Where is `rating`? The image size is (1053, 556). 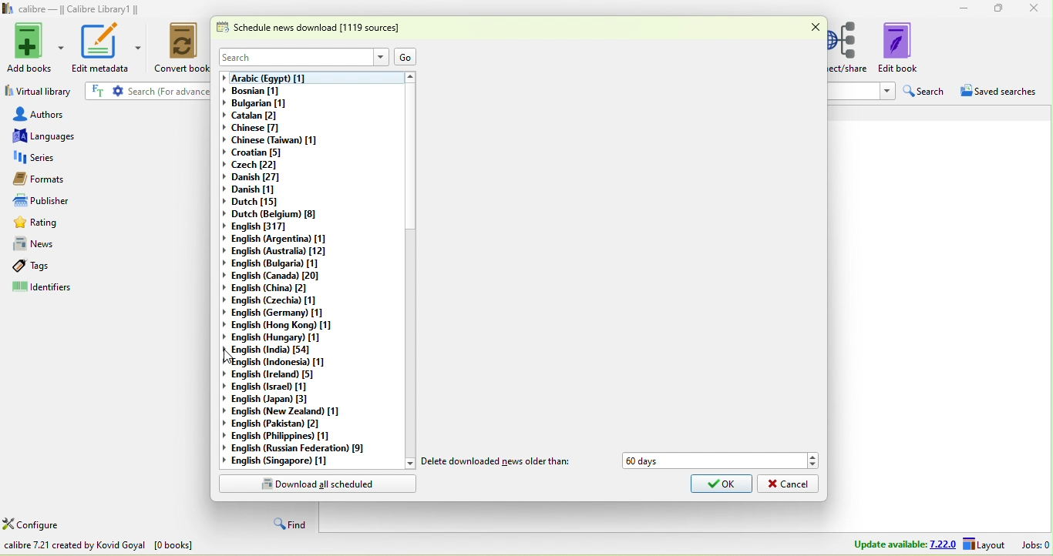
rating is located at coordinates (109, 223).